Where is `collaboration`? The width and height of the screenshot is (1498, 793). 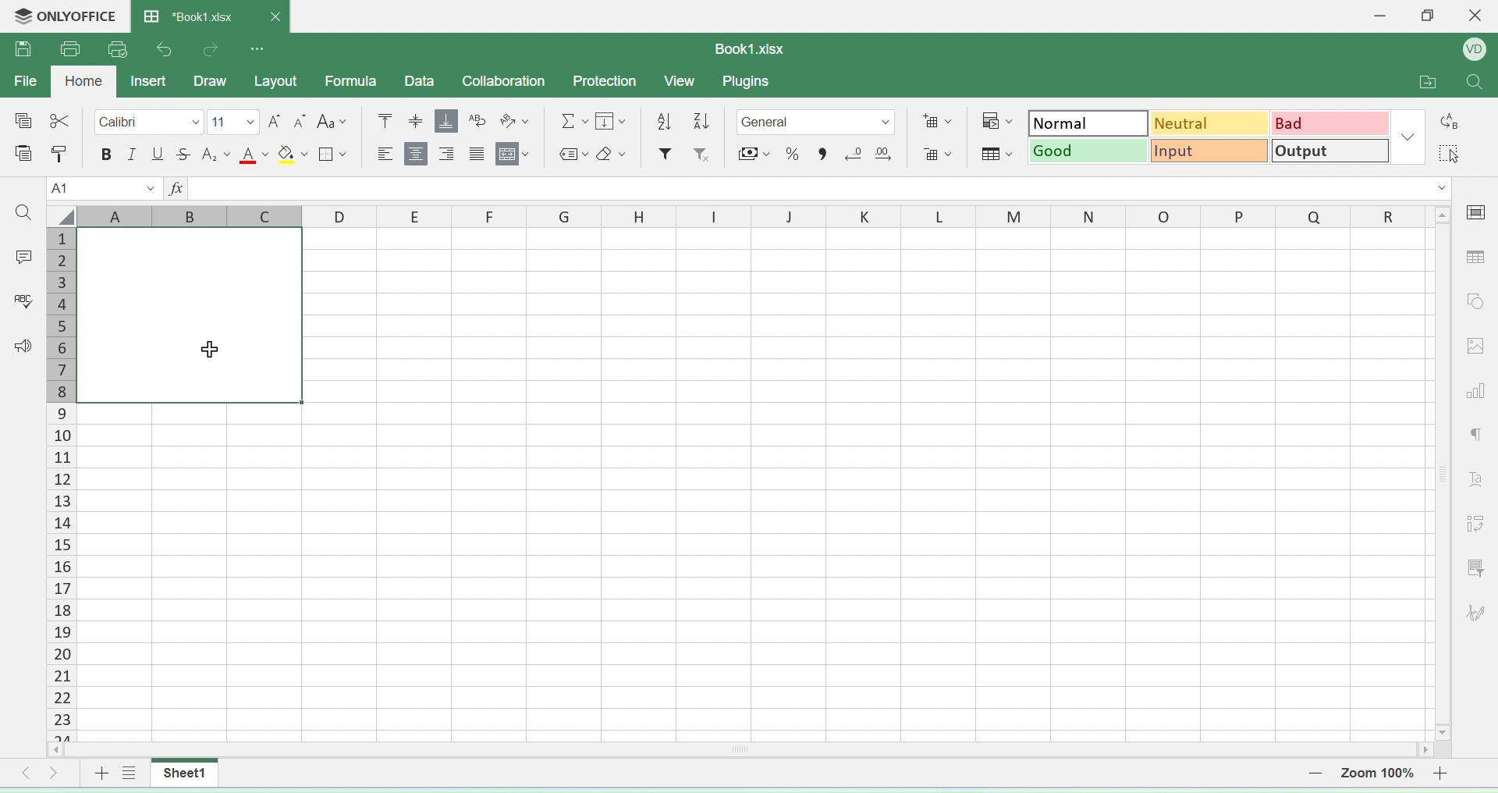 collaboration is located at coordinates (506, 82).